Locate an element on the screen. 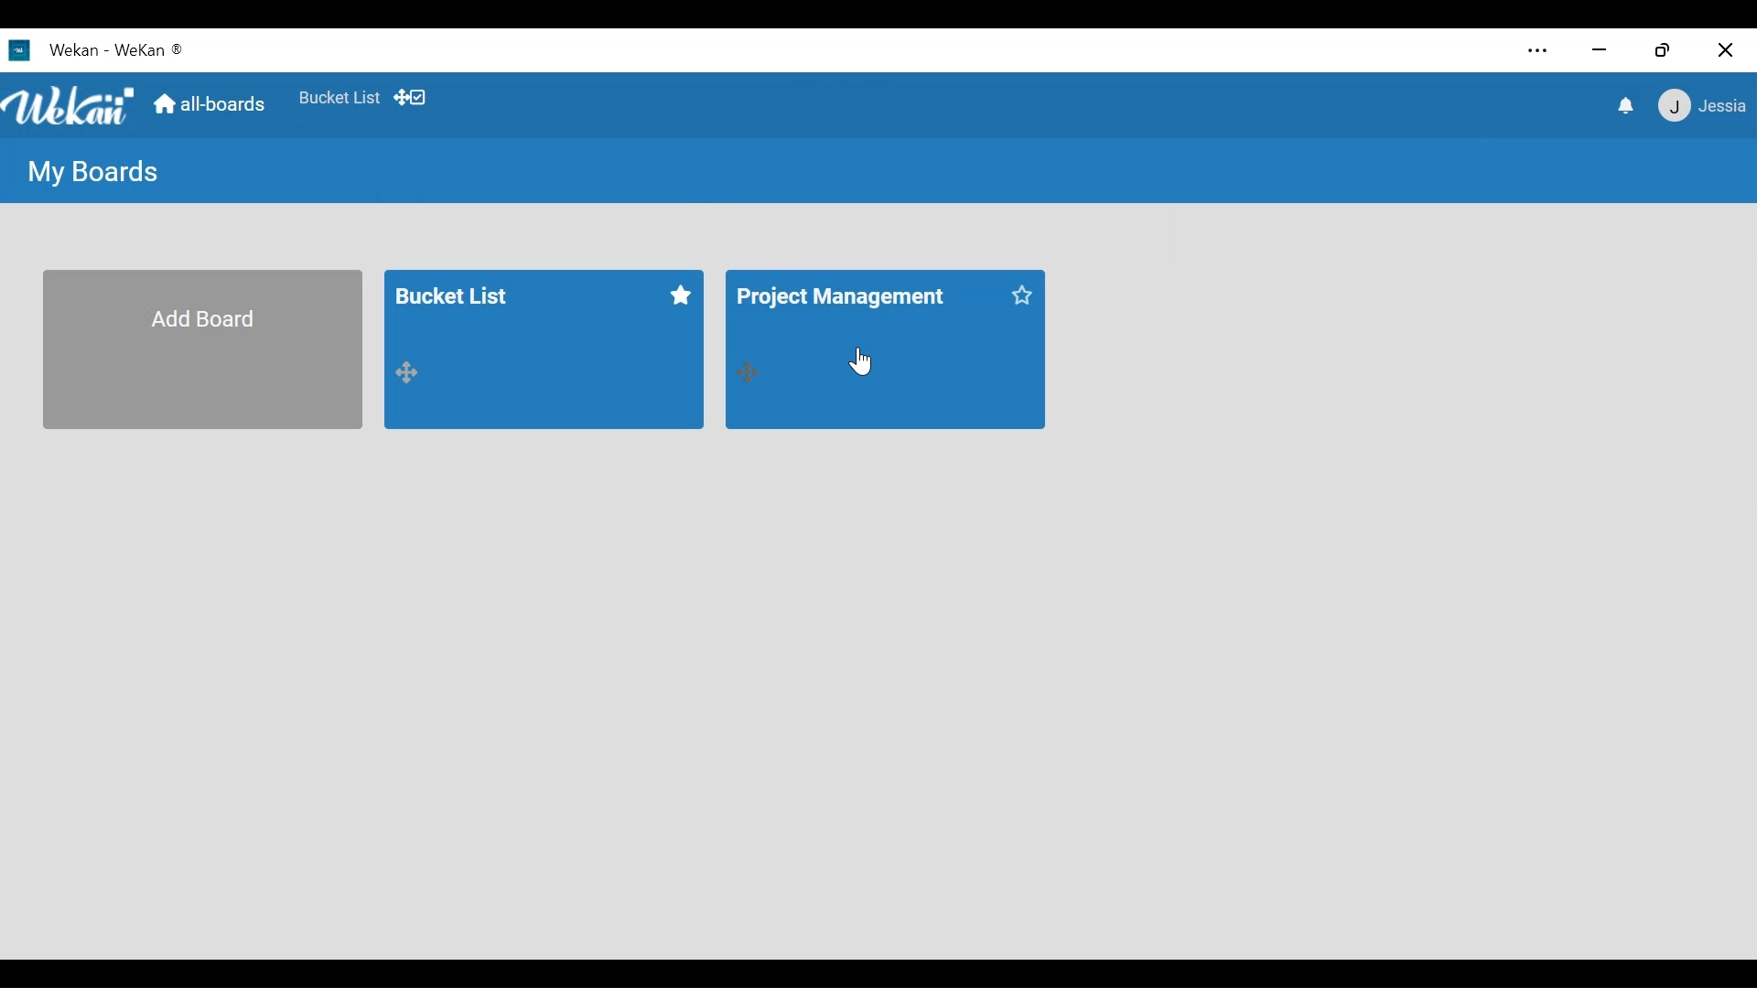  Cursor is located at coordinates (859, 358).